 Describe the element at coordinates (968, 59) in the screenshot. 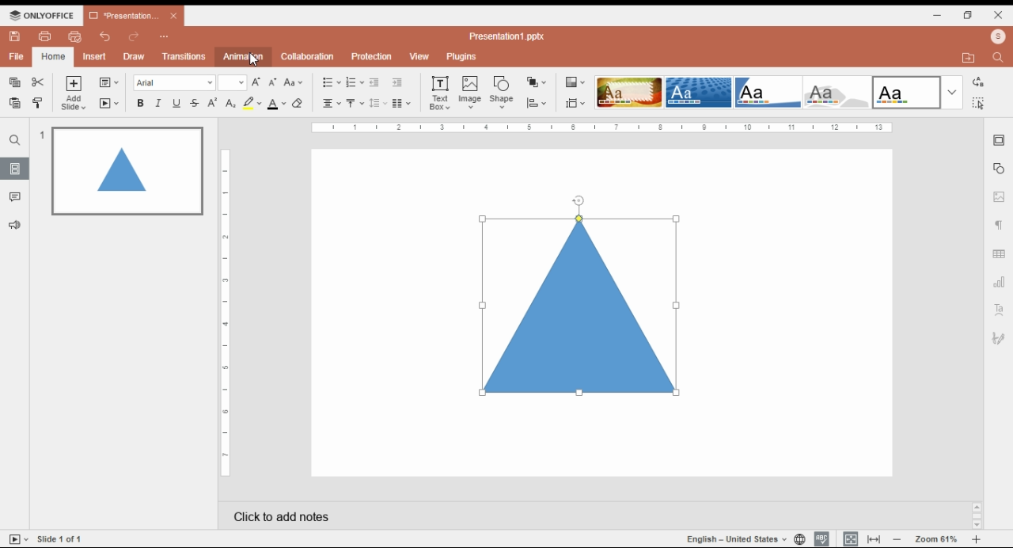

I see `open file location` at that location.